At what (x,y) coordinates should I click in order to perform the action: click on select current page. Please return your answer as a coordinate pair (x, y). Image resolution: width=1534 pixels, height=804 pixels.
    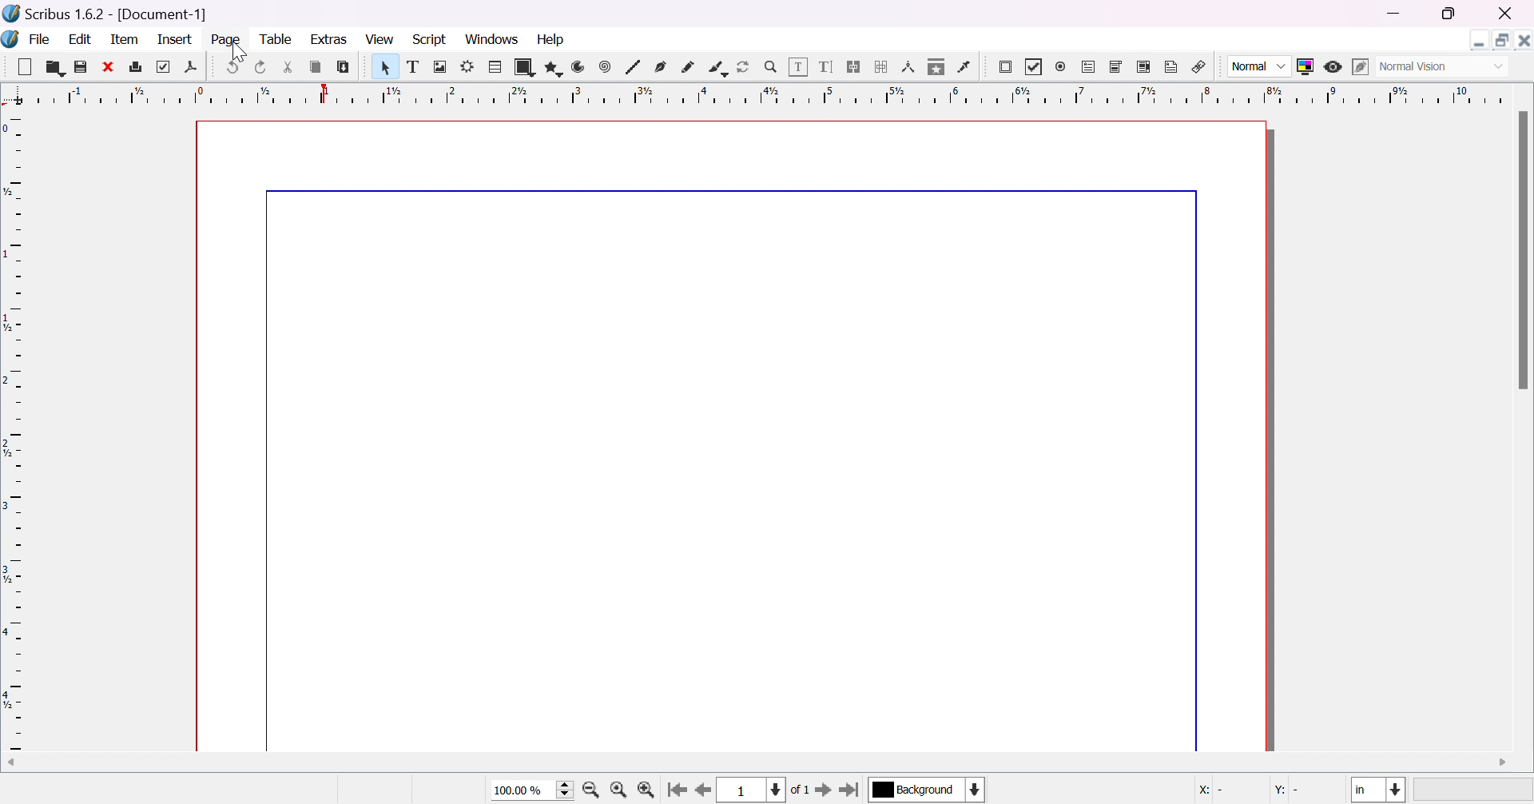
    Looking at the image, I should click on (766, 790).